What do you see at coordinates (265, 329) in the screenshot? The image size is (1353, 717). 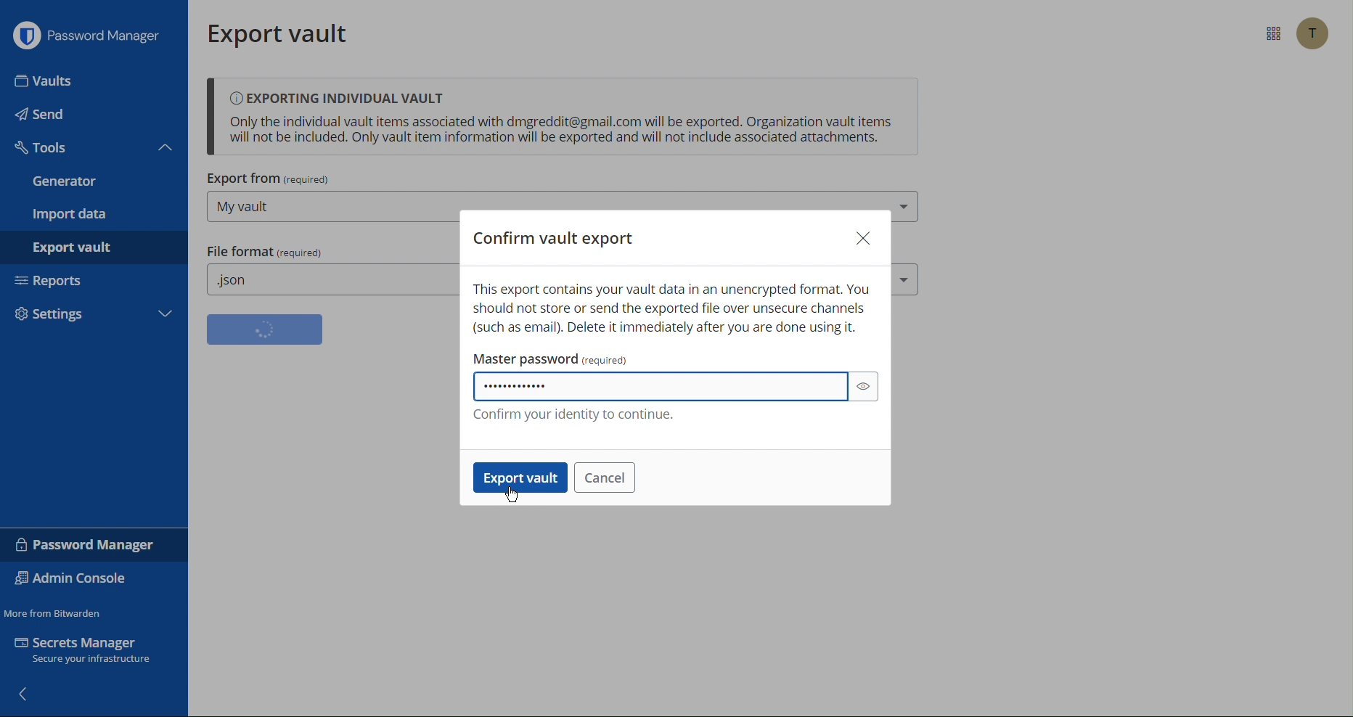 I see `Confirm format` at bounding box center [265, 329].